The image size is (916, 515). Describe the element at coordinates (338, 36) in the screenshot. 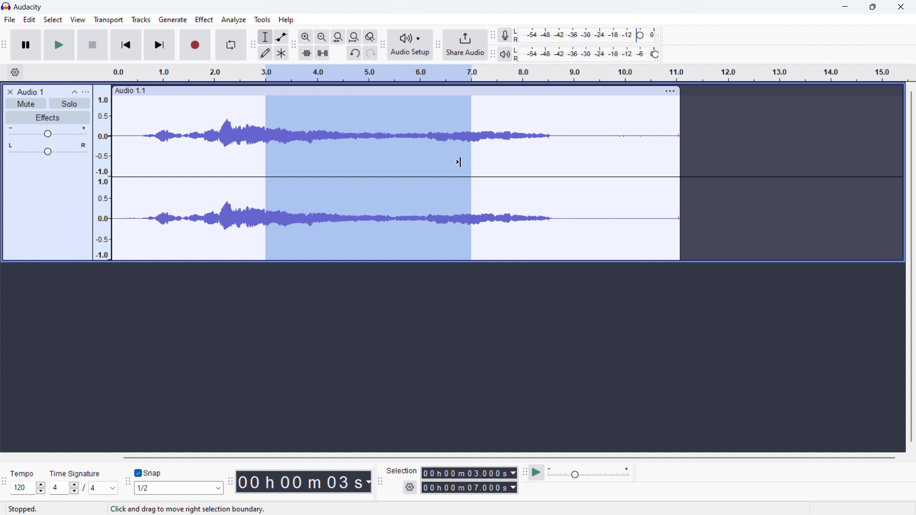

I see `fill selection to width` at that location.